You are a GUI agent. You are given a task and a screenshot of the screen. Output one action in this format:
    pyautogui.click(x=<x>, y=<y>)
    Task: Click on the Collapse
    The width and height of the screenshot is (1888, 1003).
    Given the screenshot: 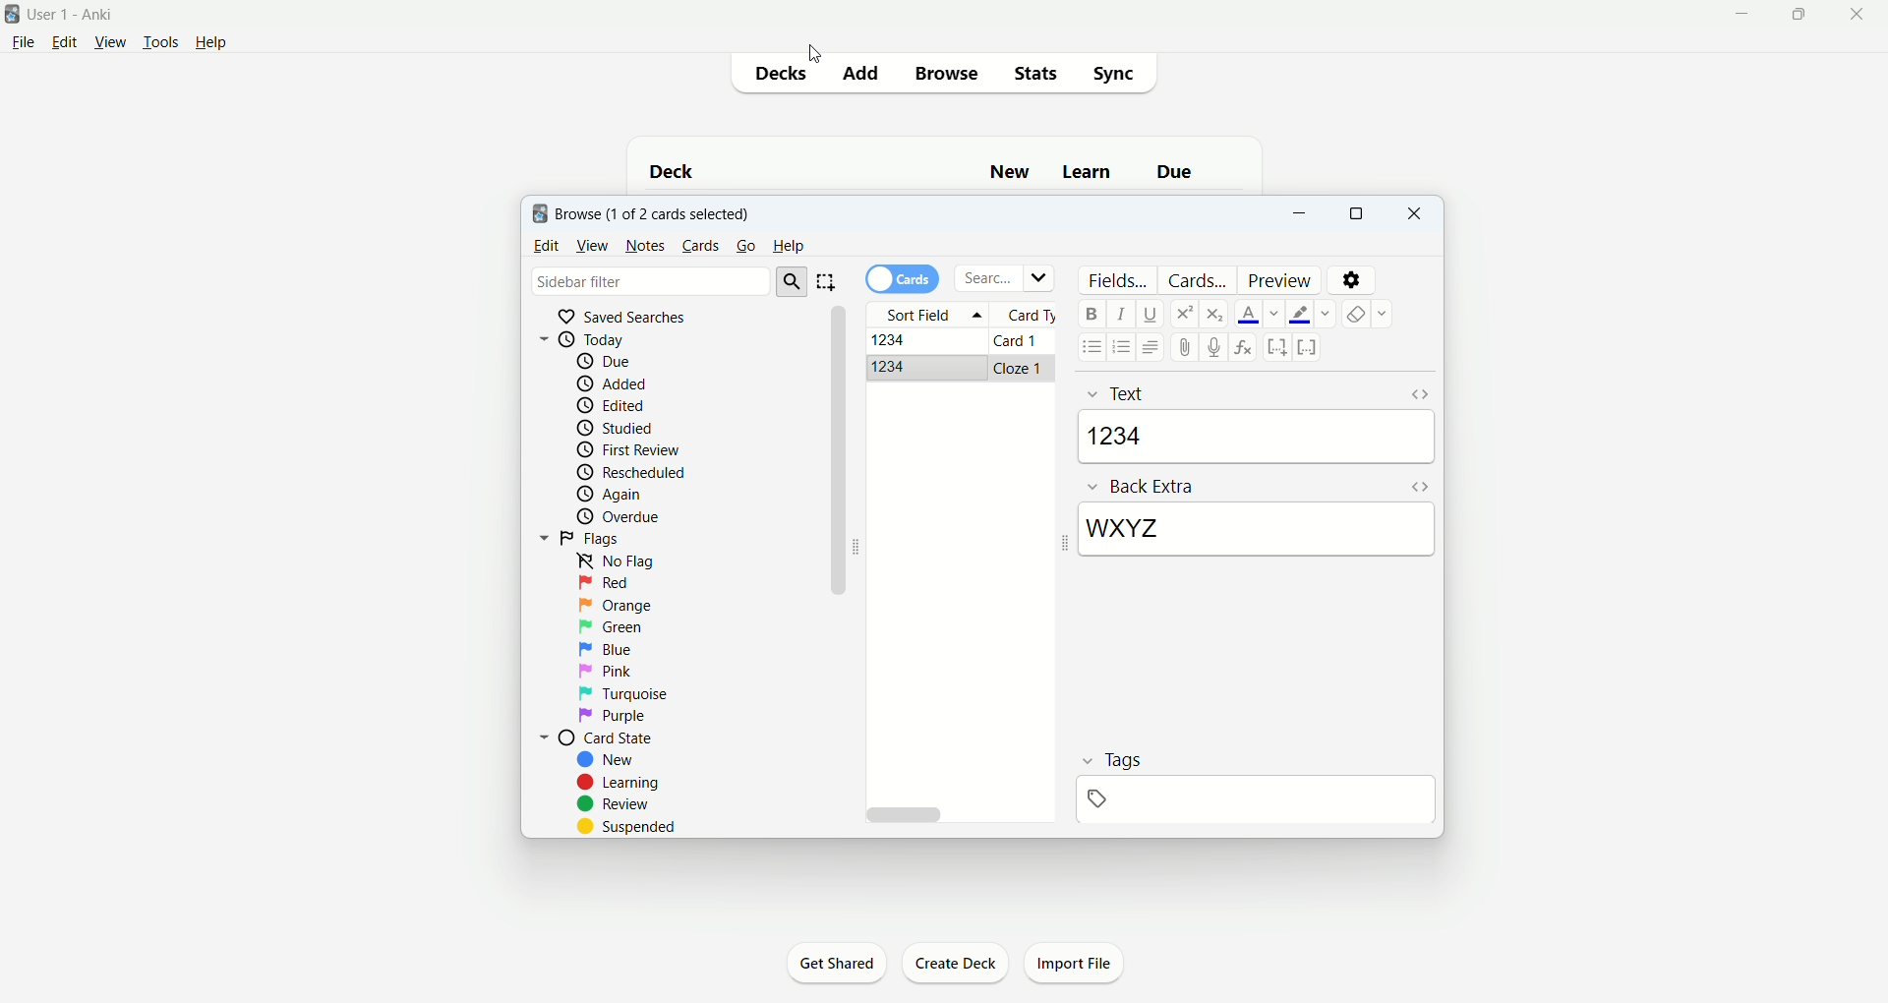 What is the action you would take?
    pyautogui.click(x=1067, y=543)
    